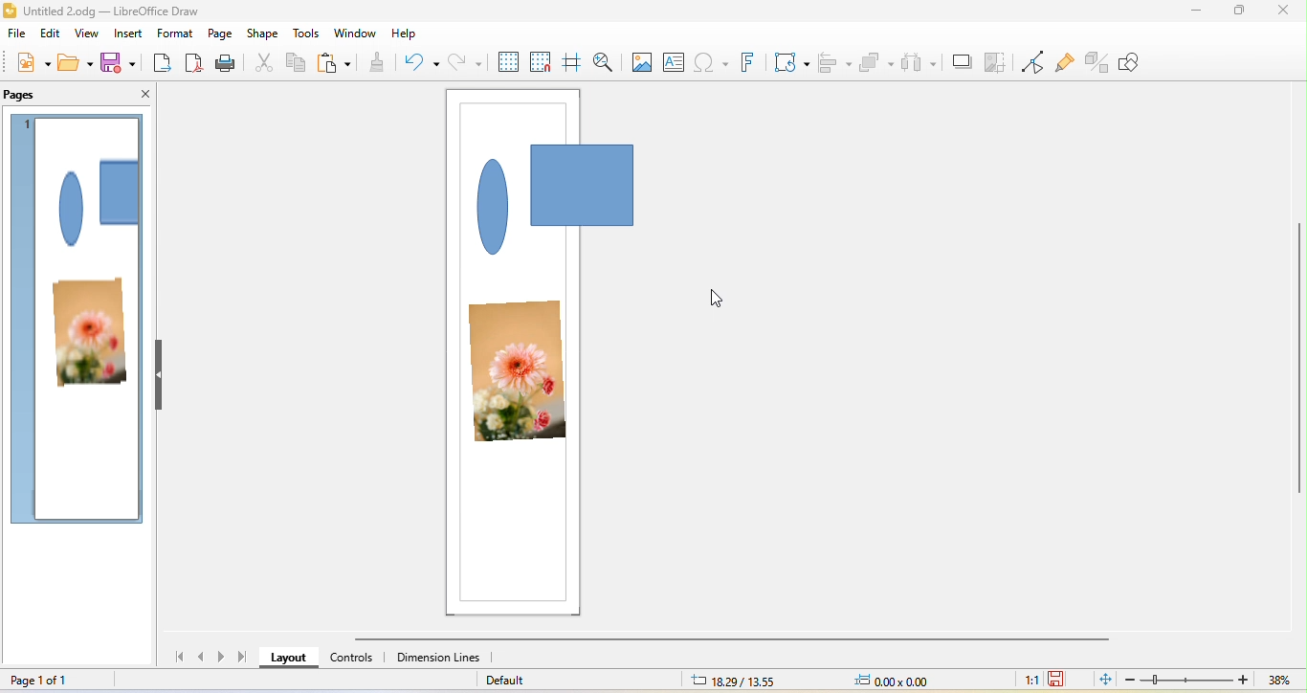 Image resolution: width=1307 pixels, height=693 pixels. I want to click on transformation, so click(793, 62).